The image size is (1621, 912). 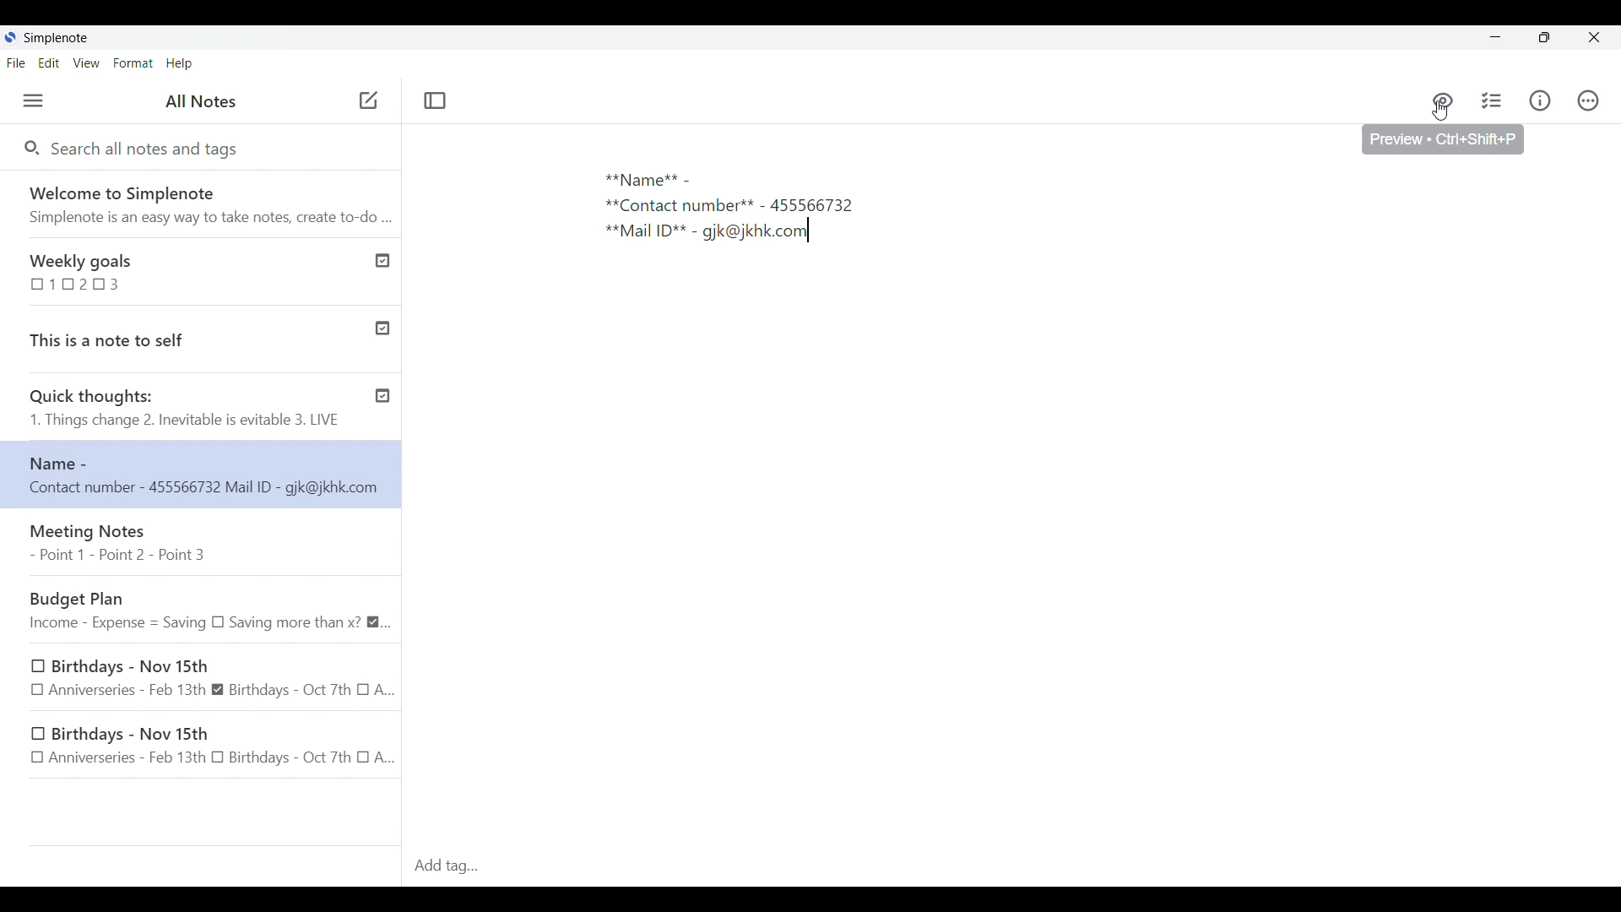 What do you see at coordinates (49, 62) in the screenshot?
I see `Edit menu` at bounding box center [49, 62].